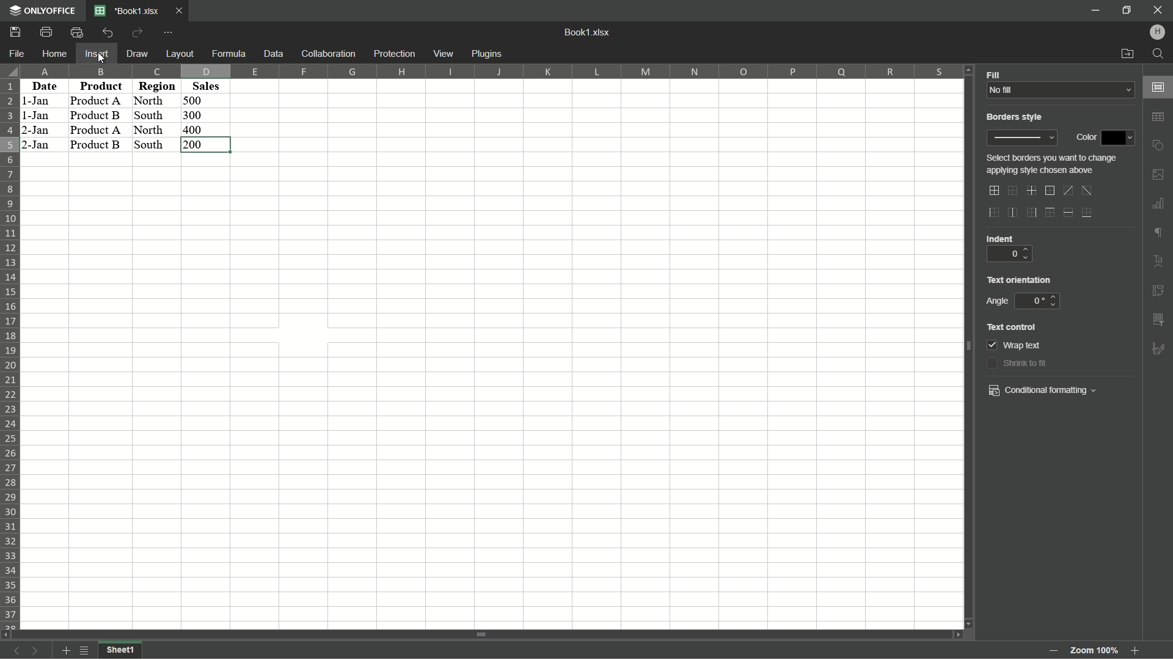  Describe the element at coordinates (46, 34) in the screenshot. I see `Print file` at that location.